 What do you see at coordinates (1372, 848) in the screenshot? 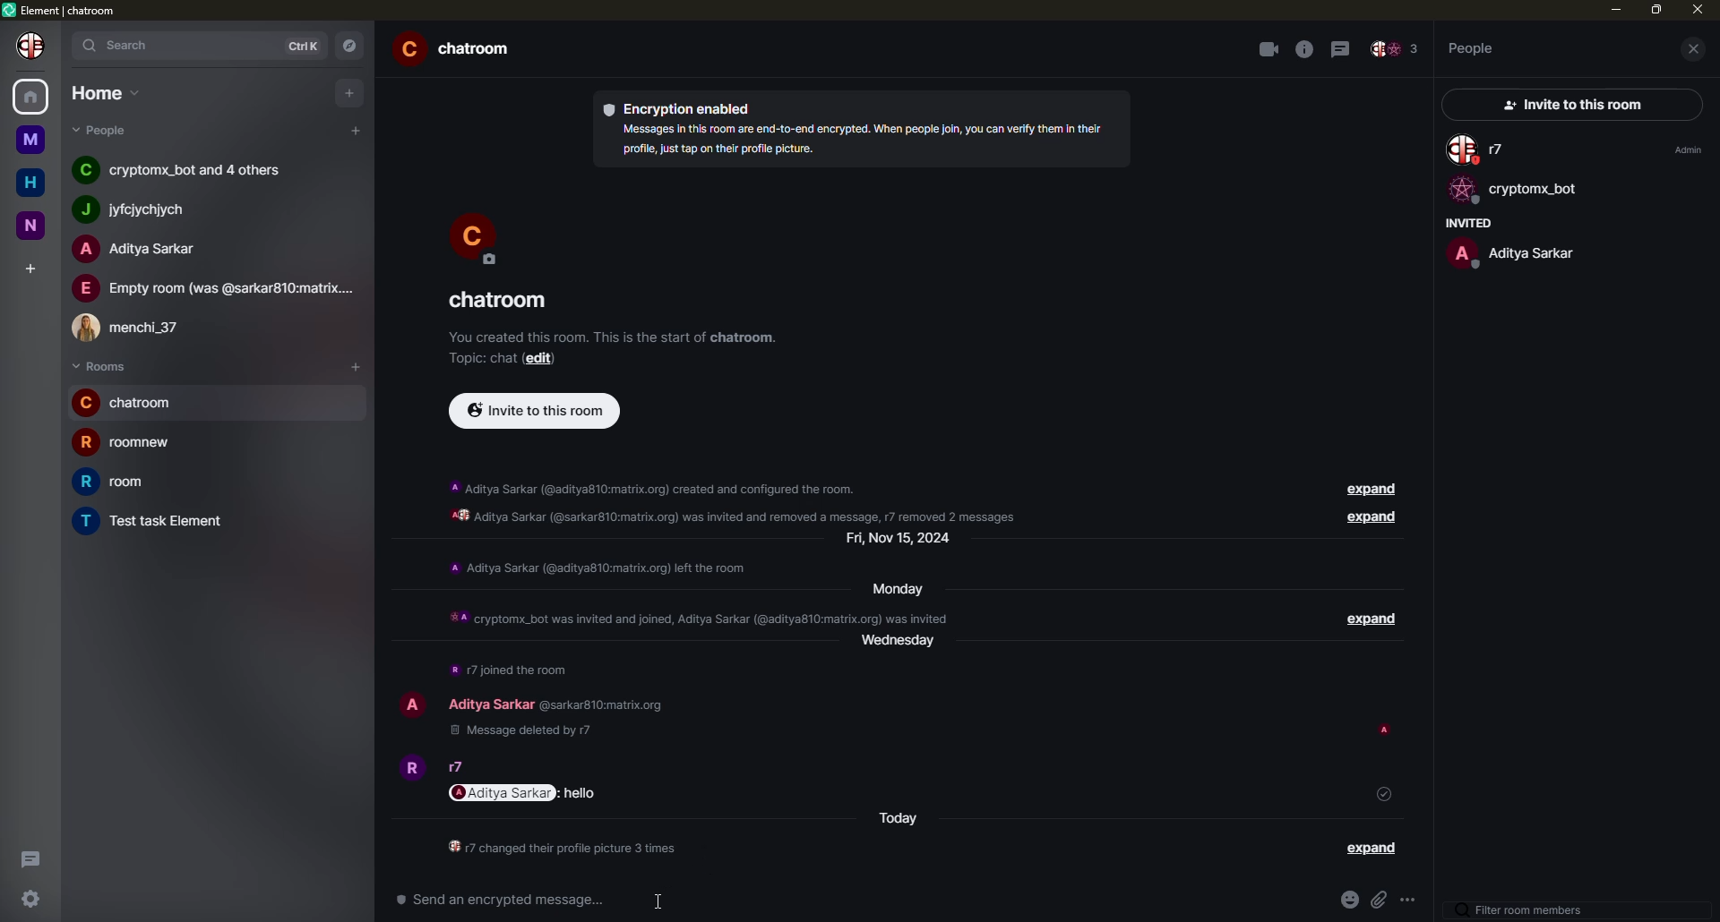
I see `expand` at bounding box center [1372, 848].